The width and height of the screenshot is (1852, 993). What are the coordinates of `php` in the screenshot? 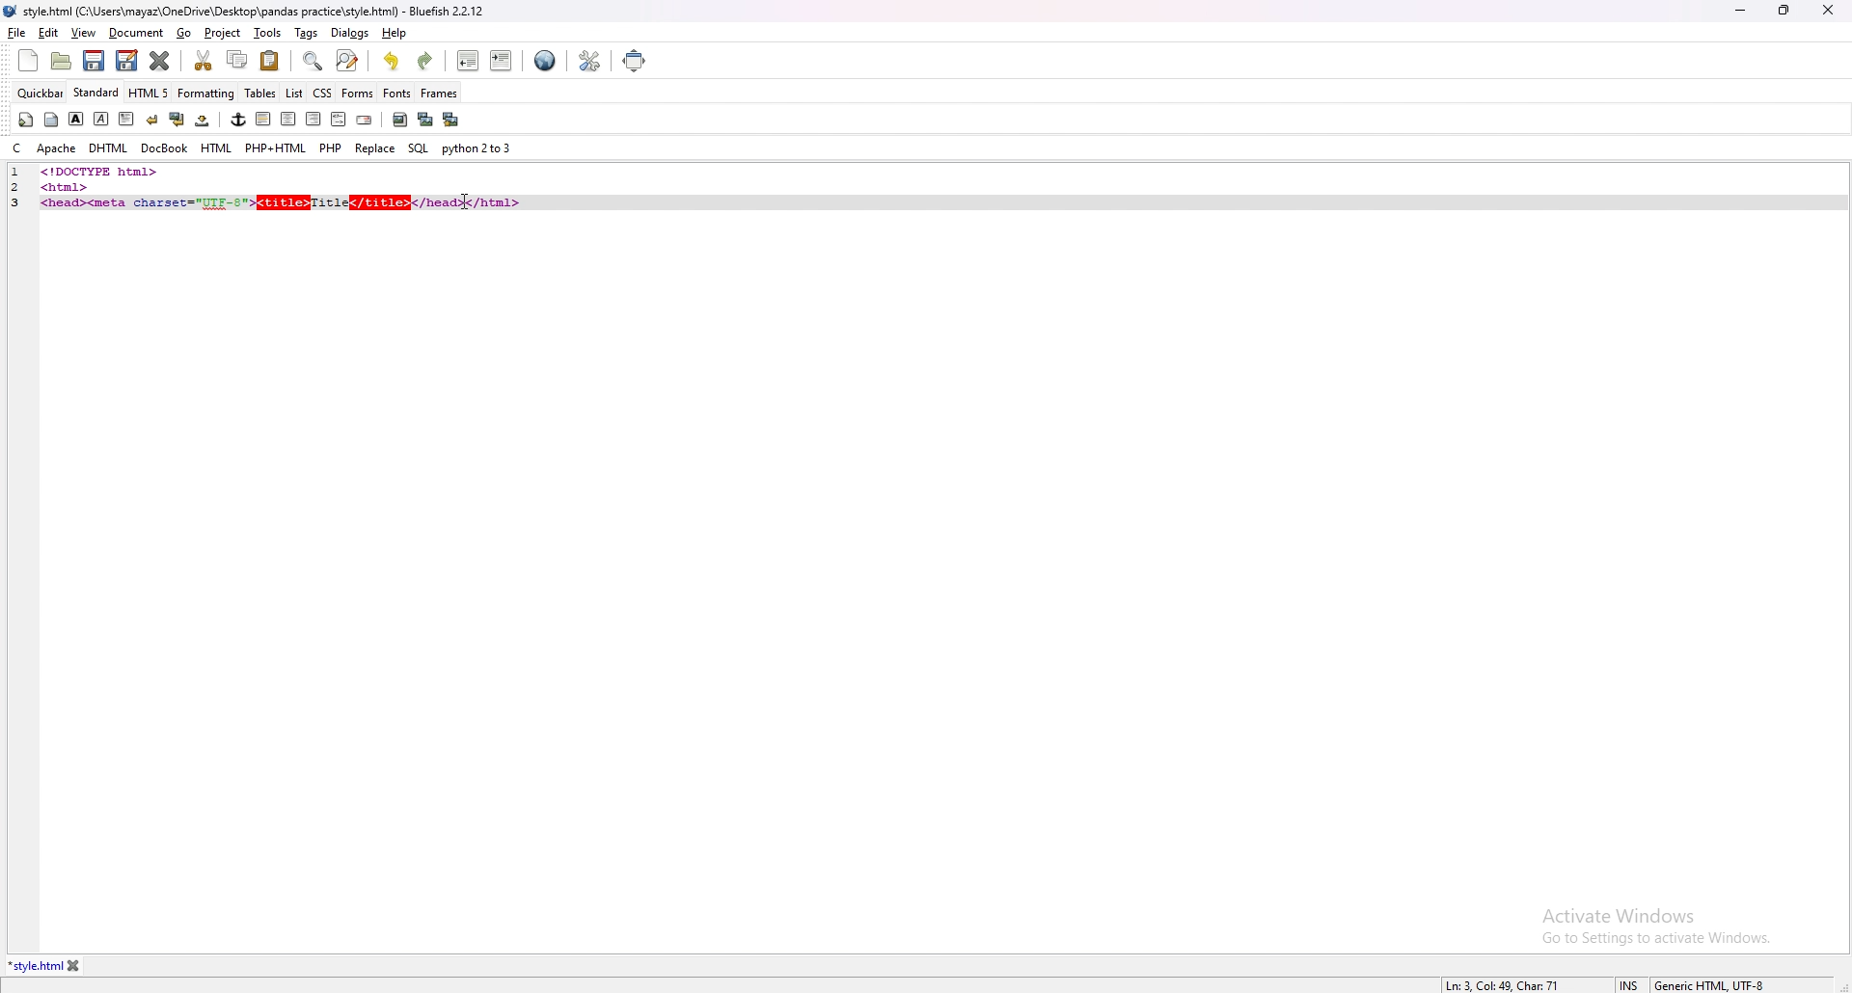 It's located at (331, 148).